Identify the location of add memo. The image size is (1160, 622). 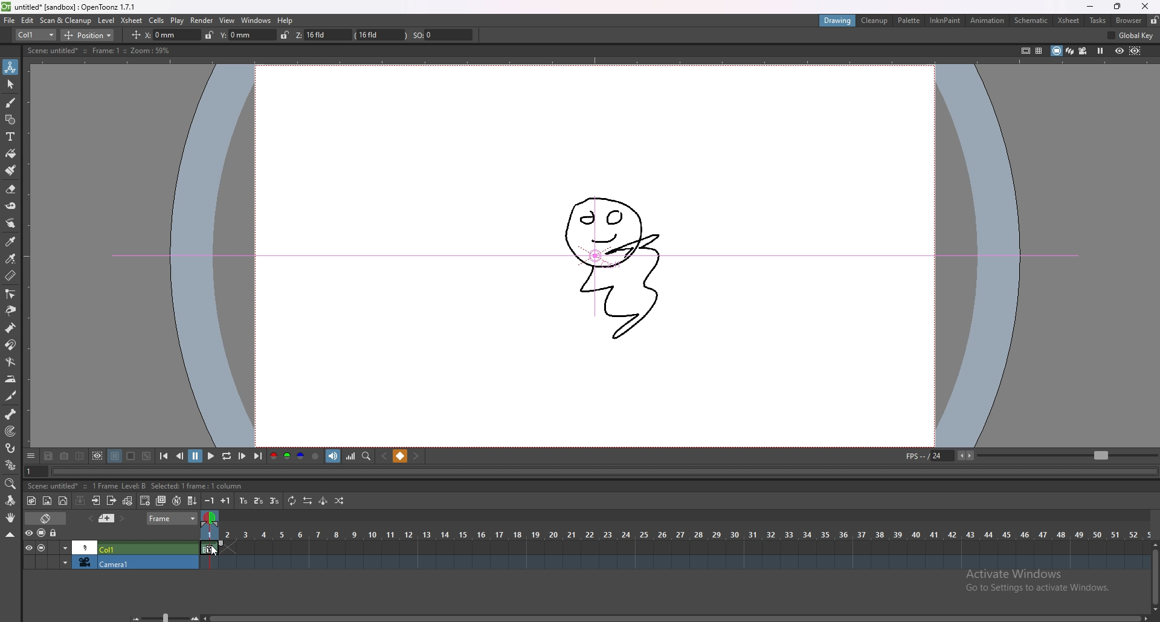
(107, 518).